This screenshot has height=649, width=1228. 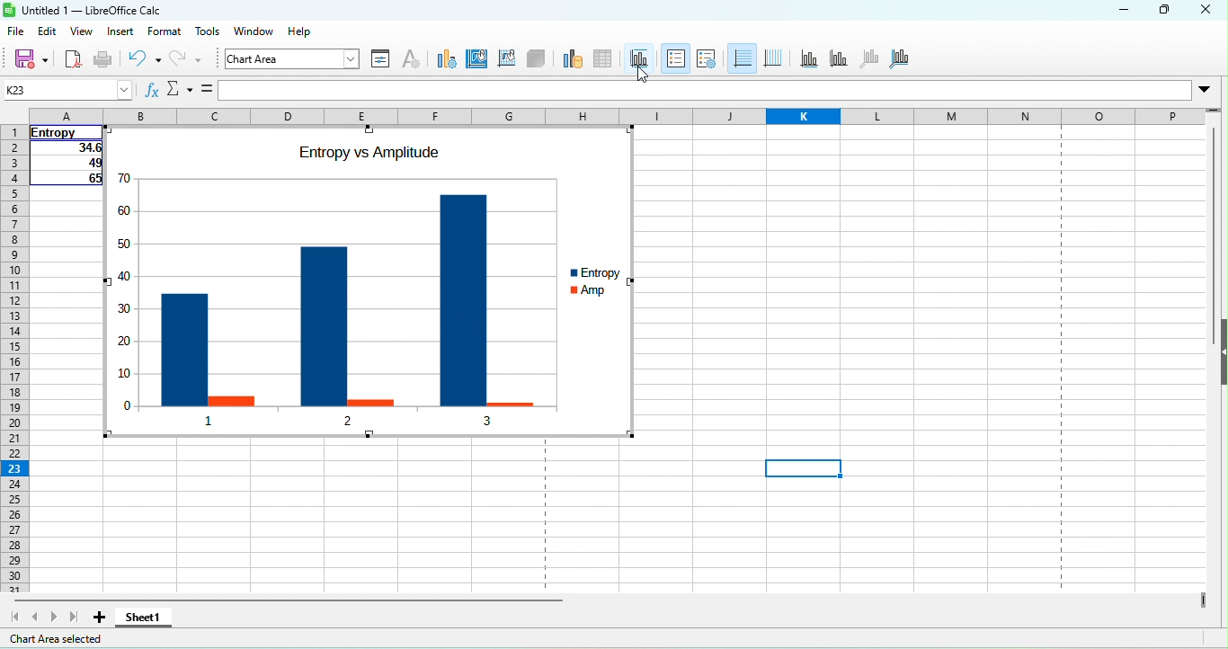 I want to click on amp 3, so click(x=511, y=399).